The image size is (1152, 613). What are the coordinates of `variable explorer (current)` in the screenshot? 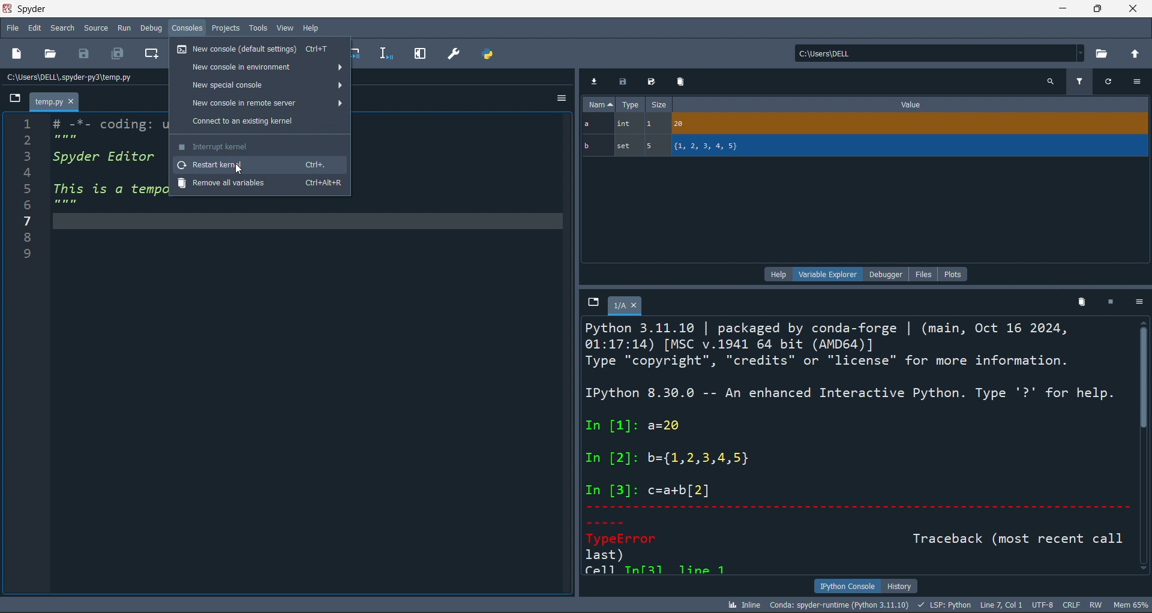 It's located at (827, 275).